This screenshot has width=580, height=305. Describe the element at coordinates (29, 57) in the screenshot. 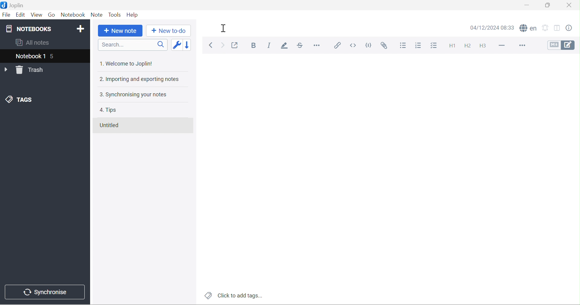

I see `Notebook 1` at that location.